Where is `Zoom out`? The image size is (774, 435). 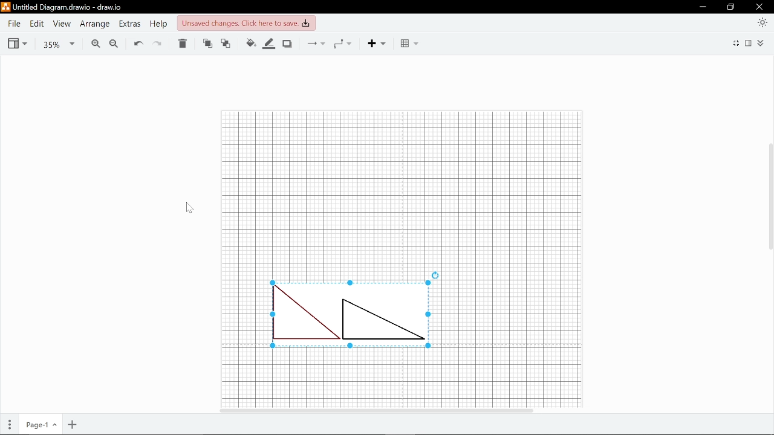
Zoom out is located at coordinates (114, 45).